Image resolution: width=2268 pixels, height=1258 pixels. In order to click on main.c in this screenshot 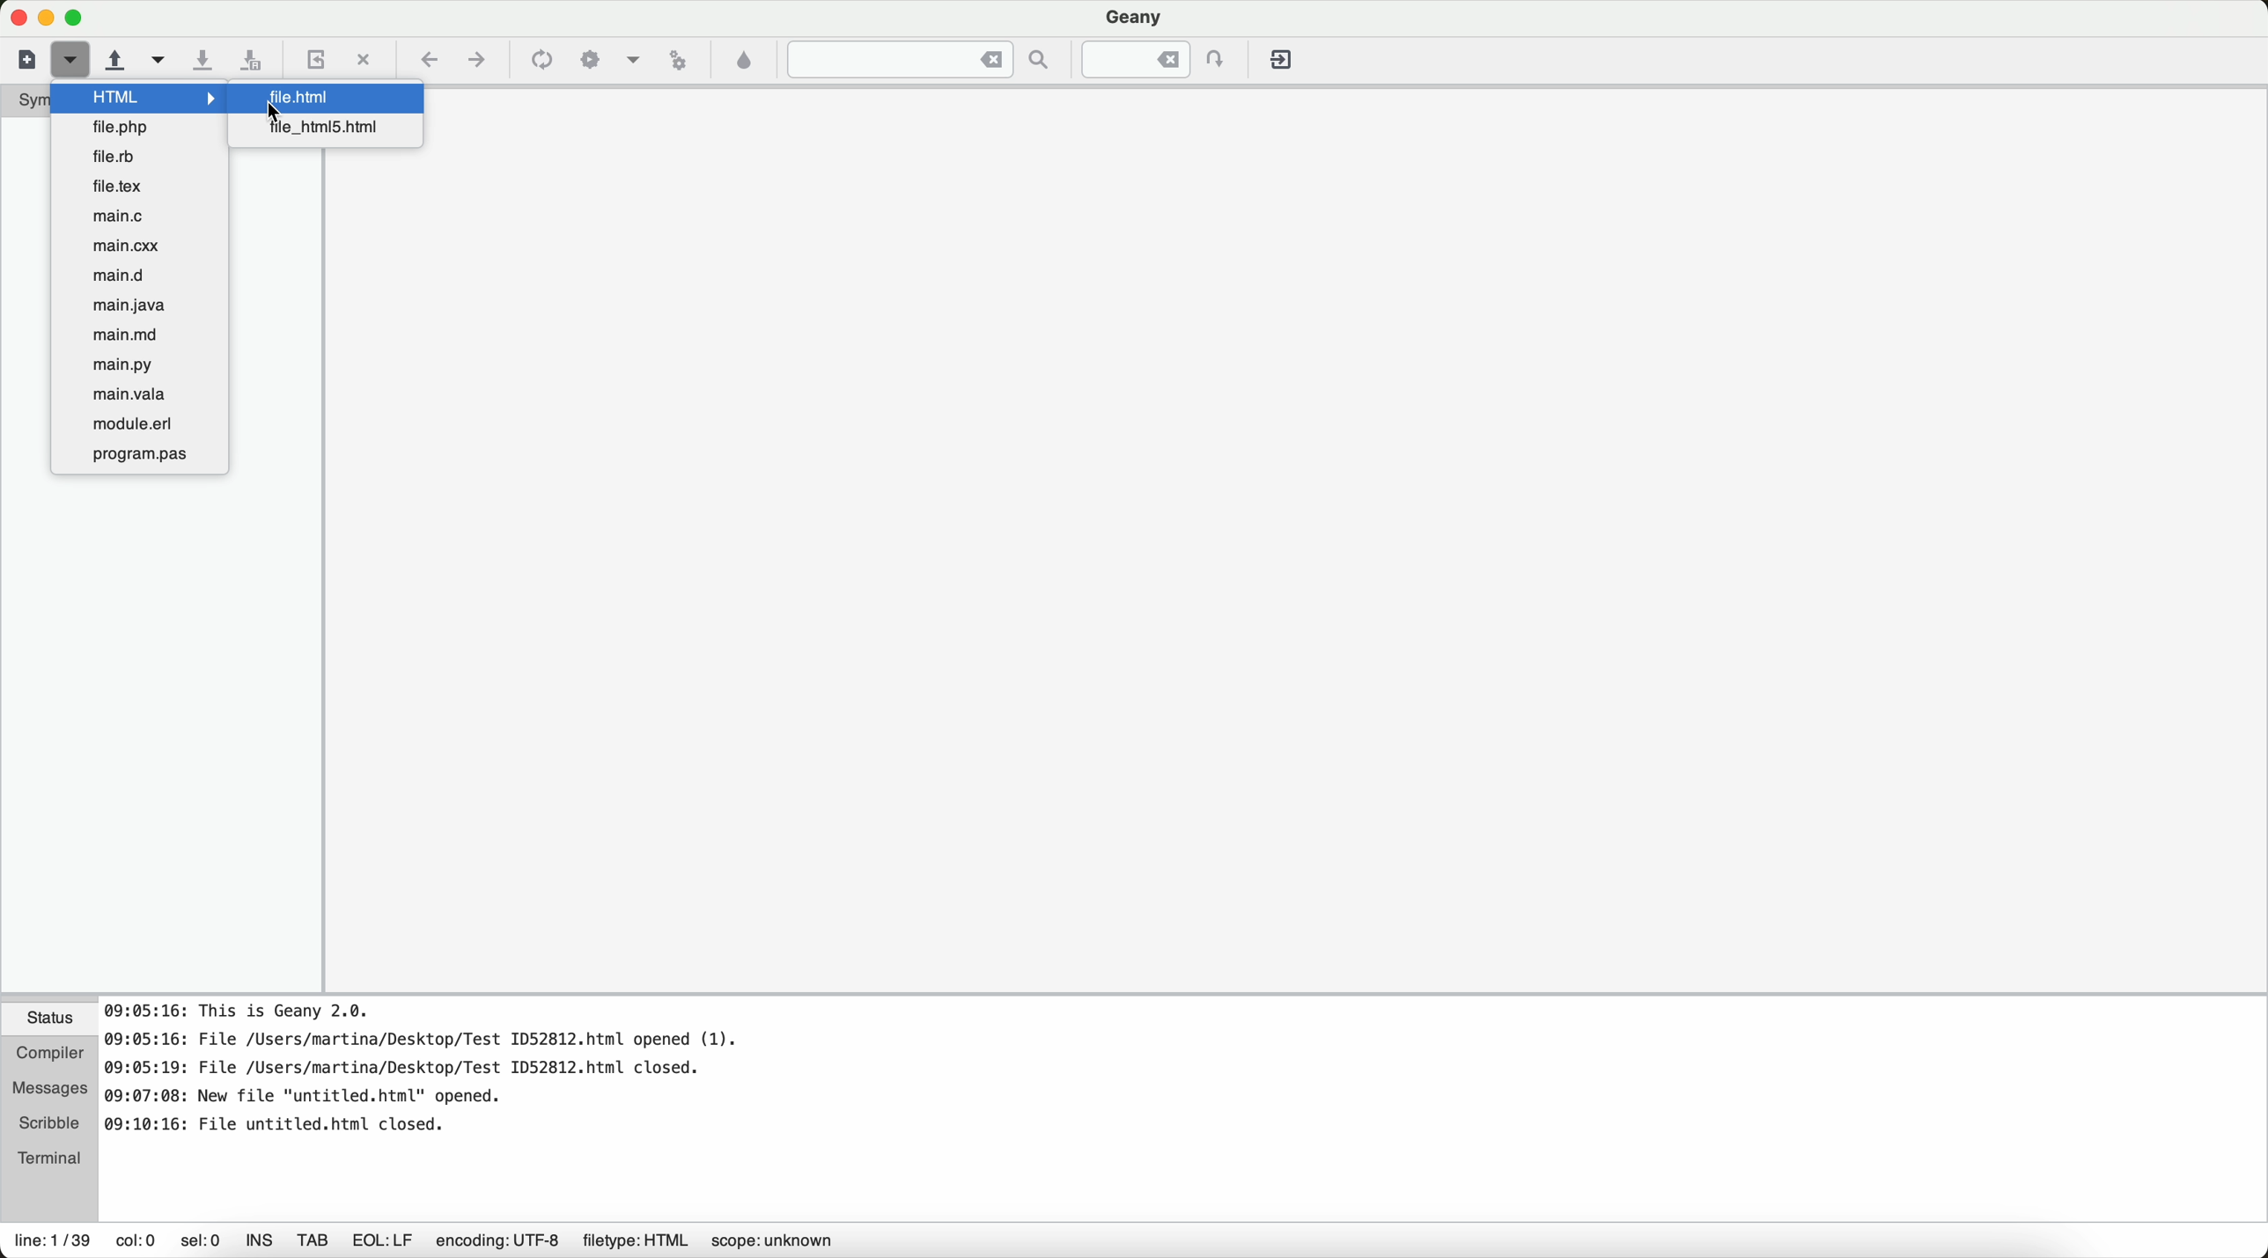, I will do `click(140, 214)`.